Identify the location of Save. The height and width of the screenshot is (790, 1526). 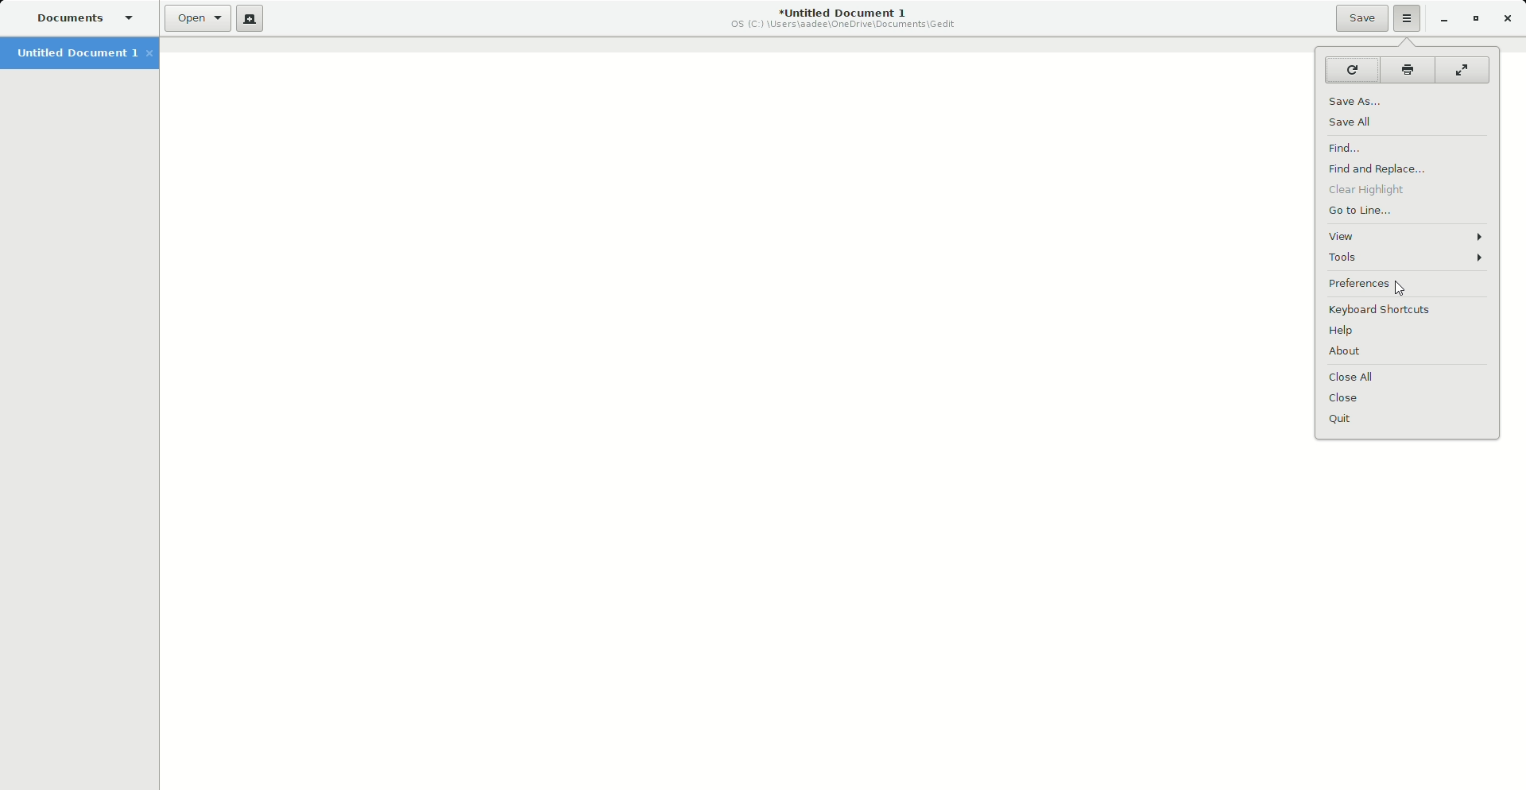
(1356, 18).